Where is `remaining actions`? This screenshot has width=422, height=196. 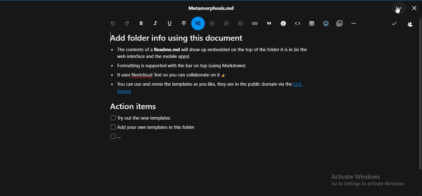 remaining actions is located at coordinates (355, 24).